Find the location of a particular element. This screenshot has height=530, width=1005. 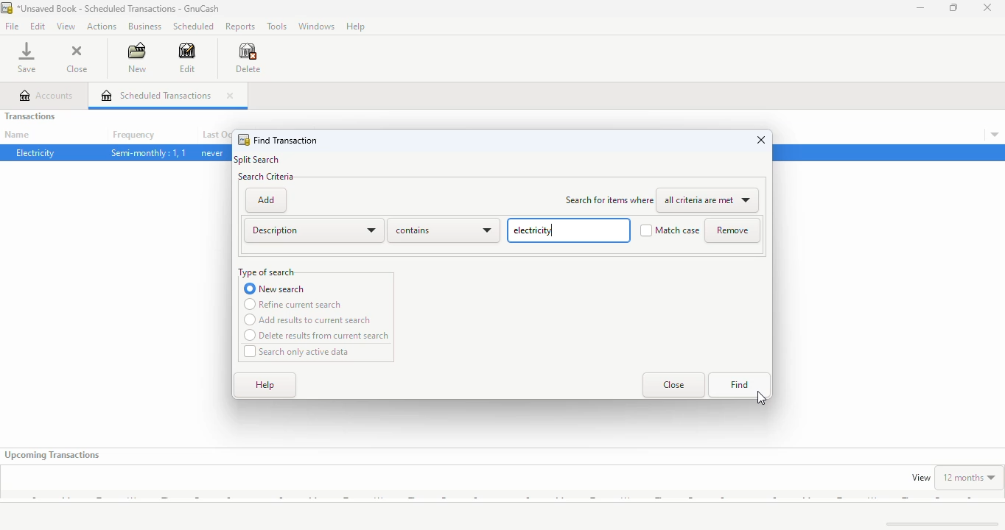

view is located at coordinates (66, 26).